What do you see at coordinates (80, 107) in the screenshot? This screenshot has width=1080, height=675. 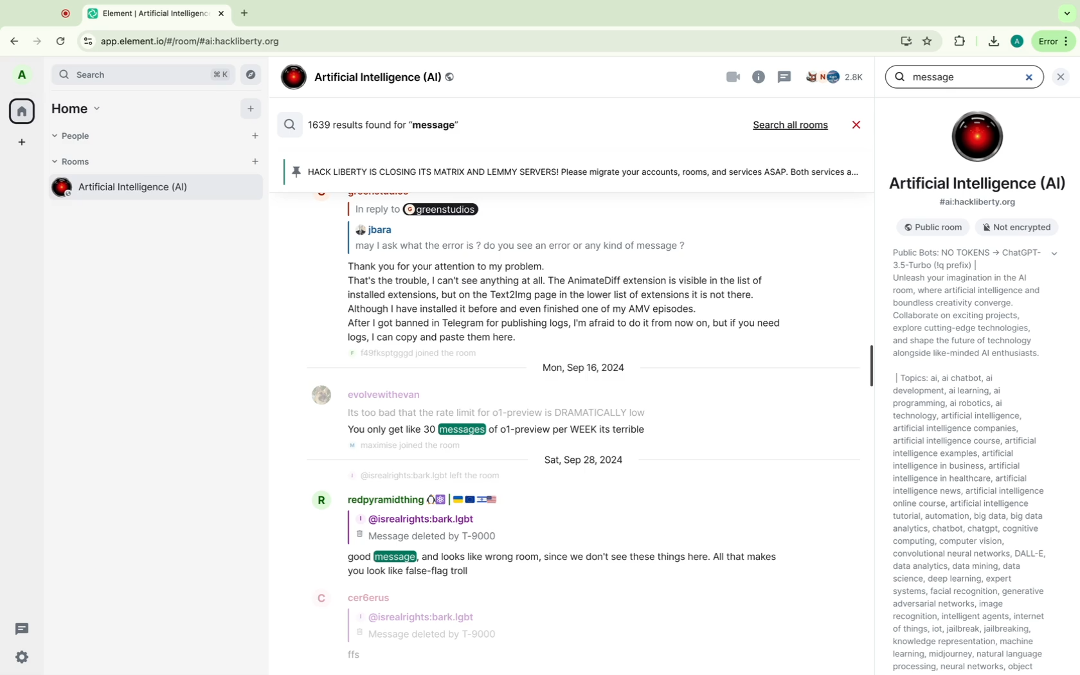 I see `home` at bounding box center [80, 107].